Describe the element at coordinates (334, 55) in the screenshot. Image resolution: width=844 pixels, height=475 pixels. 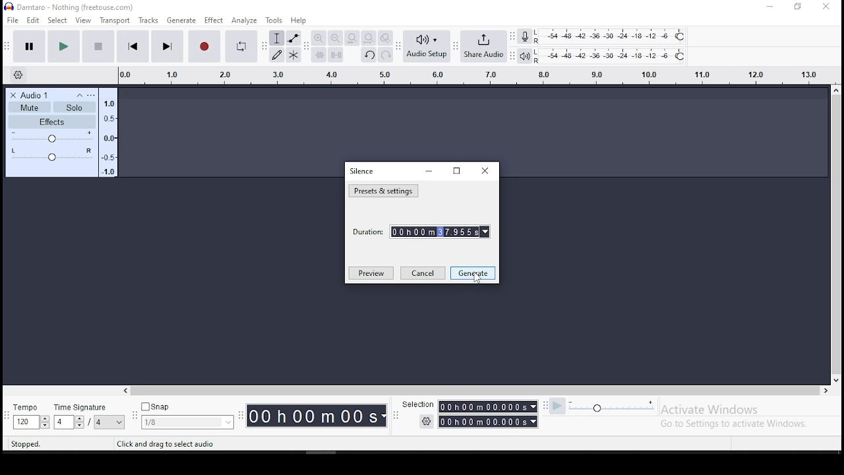
I see `silence audio signal` at that location.